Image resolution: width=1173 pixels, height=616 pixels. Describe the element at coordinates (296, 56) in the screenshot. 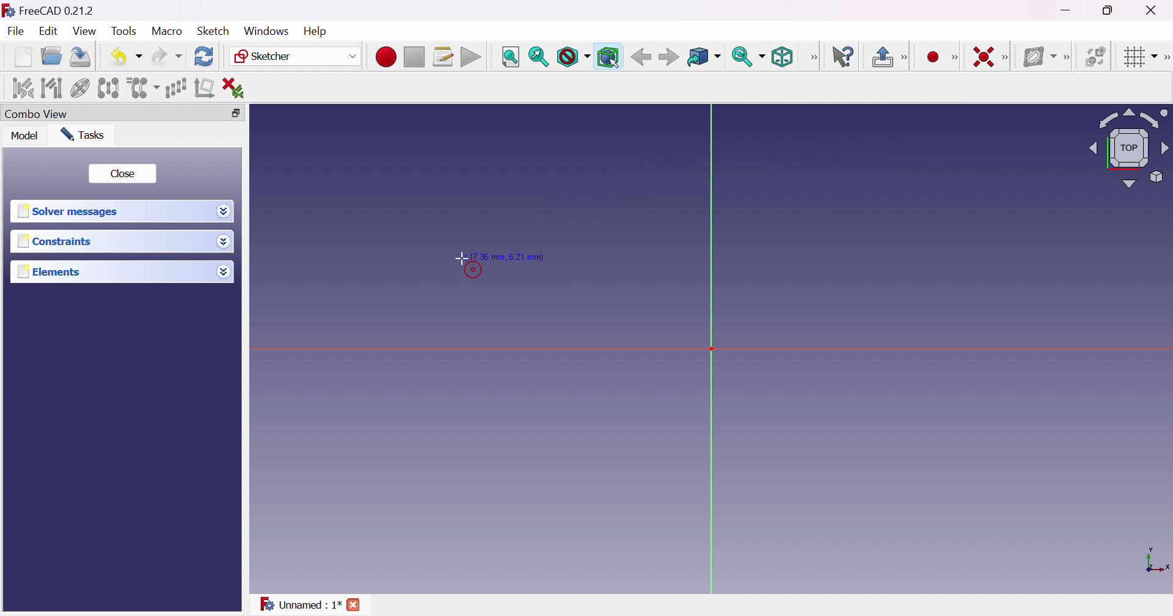

I see `Sketcher` at that location.